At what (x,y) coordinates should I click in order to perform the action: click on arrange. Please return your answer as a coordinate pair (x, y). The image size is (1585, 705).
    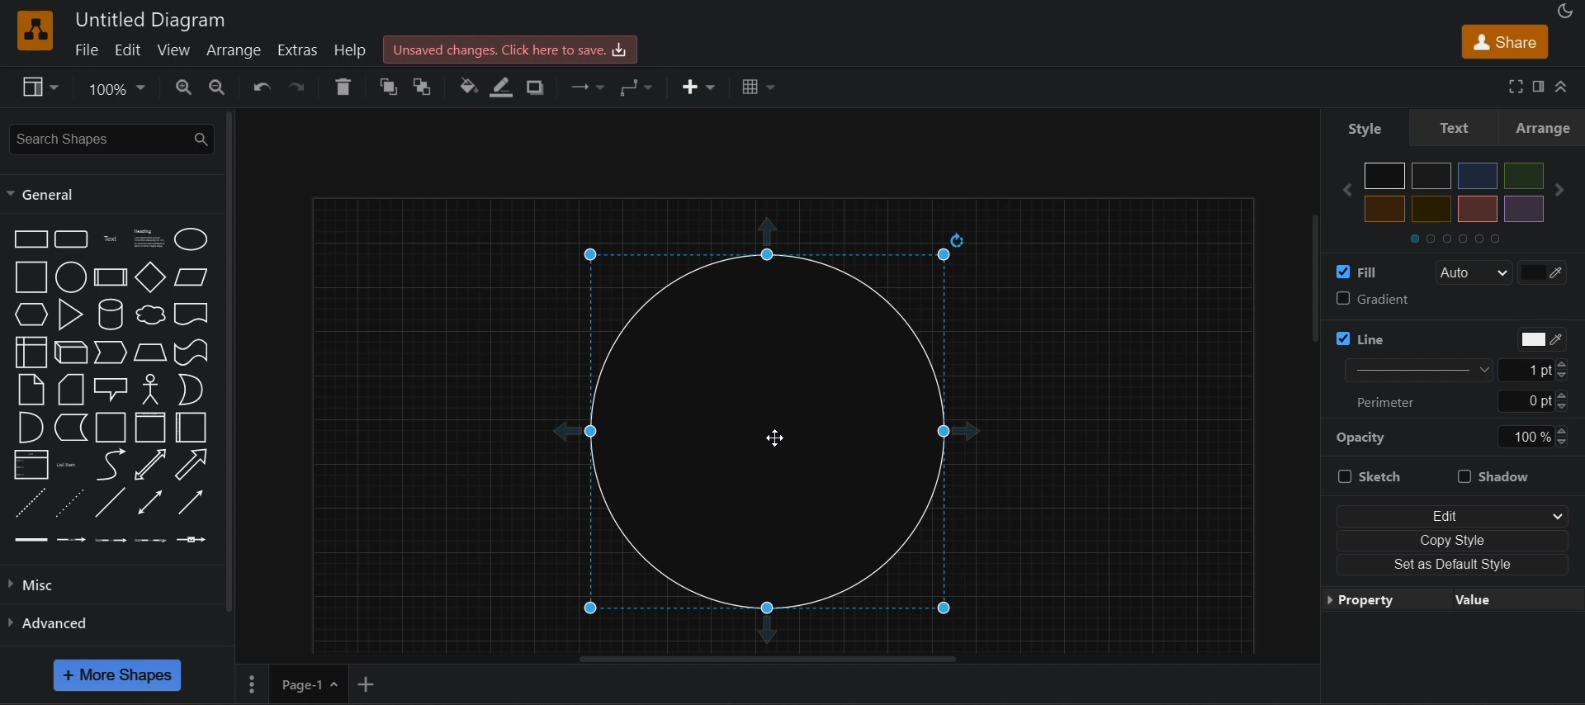
    Looking at the image, I should click on (234, 50).